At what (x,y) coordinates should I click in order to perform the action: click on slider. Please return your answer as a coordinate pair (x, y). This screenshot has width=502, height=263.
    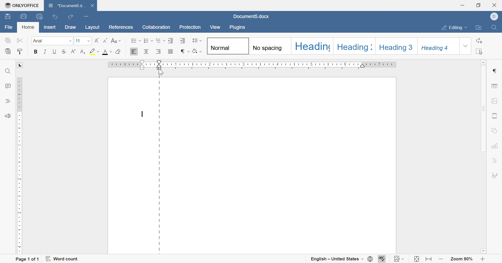
    Looking at the image, I should click on (159, 63).